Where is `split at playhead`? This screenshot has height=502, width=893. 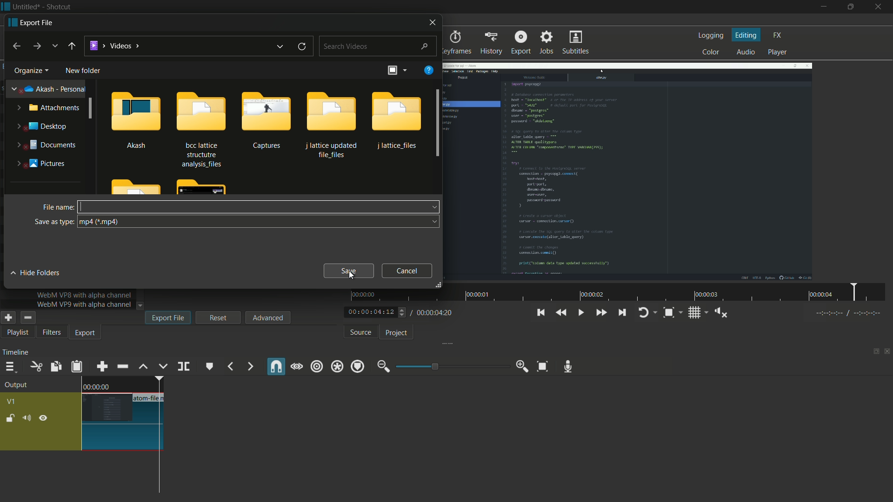
split at playhead is located at coordinates (184, 366).